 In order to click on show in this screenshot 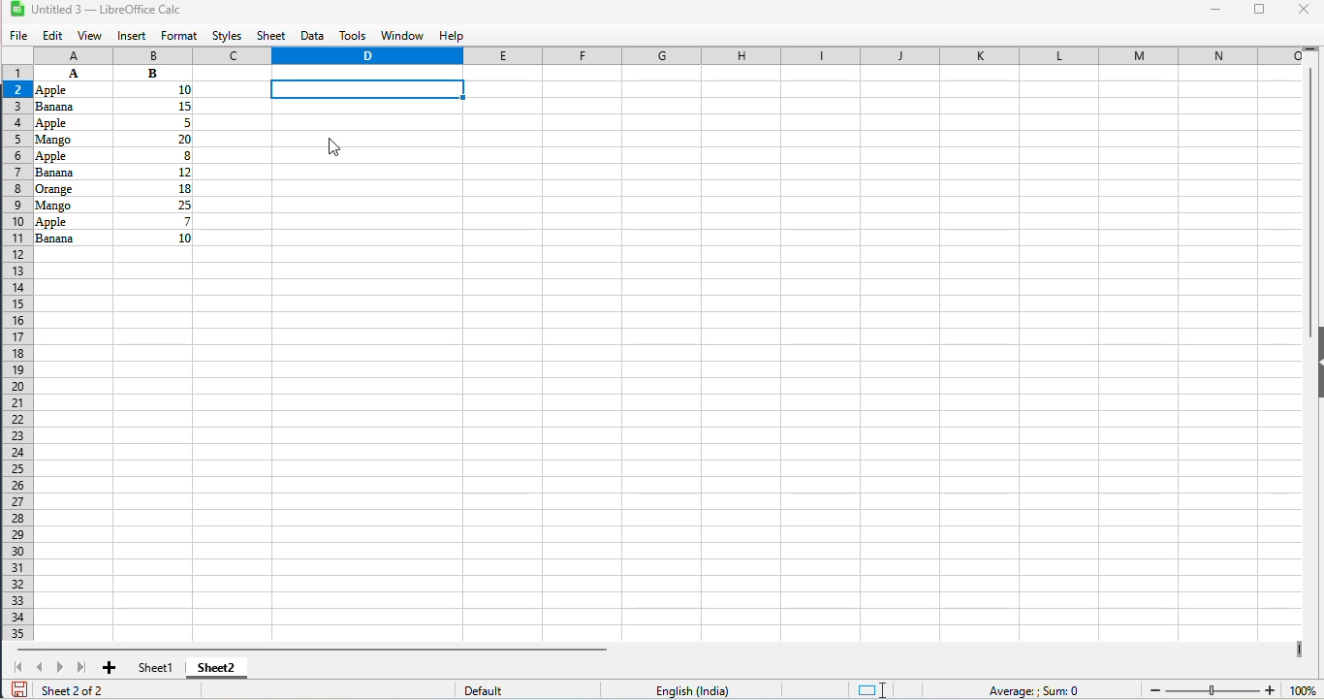, I will do `click(1315, 363)`.